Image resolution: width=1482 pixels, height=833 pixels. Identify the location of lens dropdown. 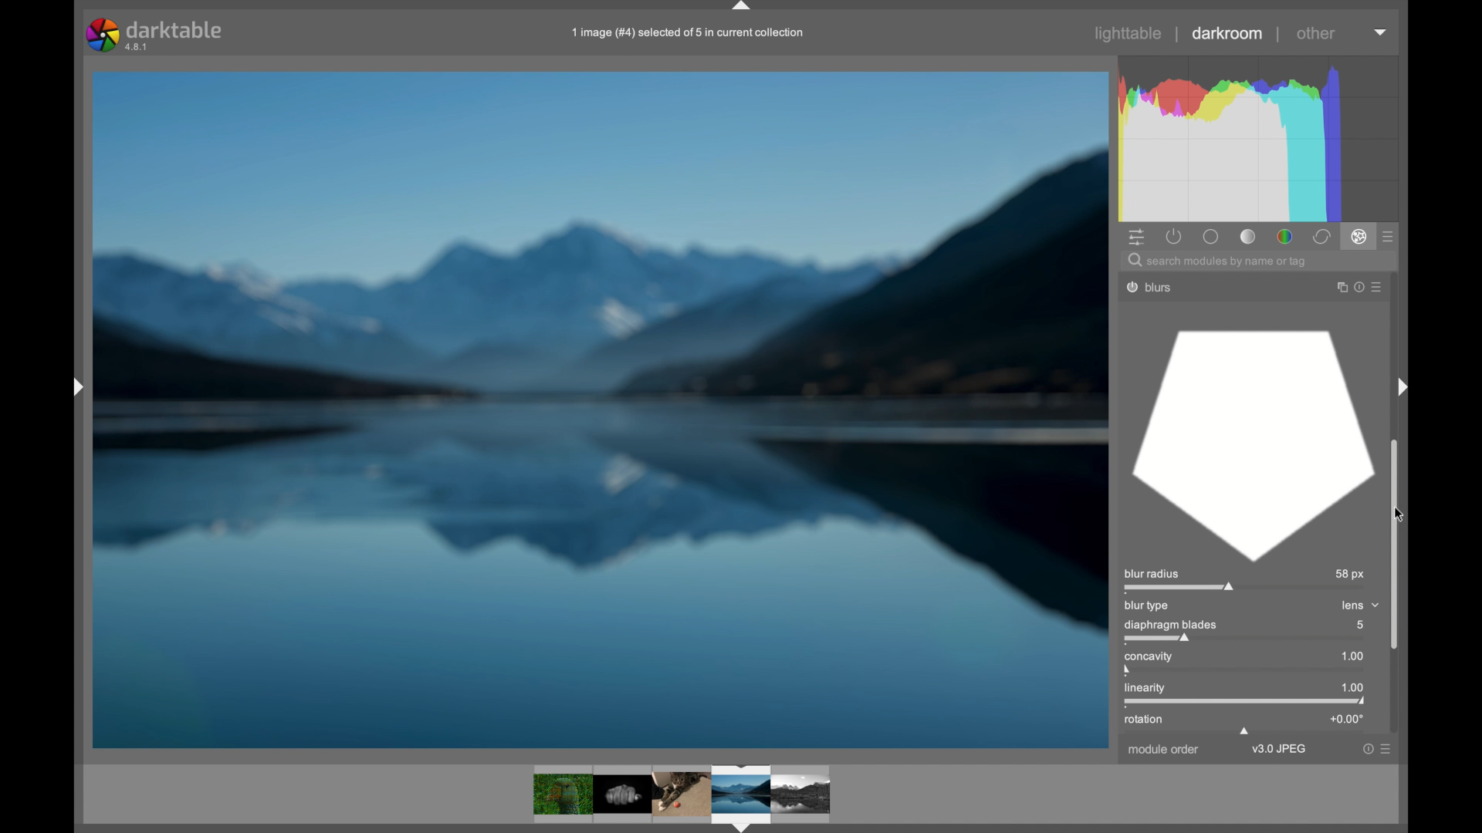
(1360, 605).